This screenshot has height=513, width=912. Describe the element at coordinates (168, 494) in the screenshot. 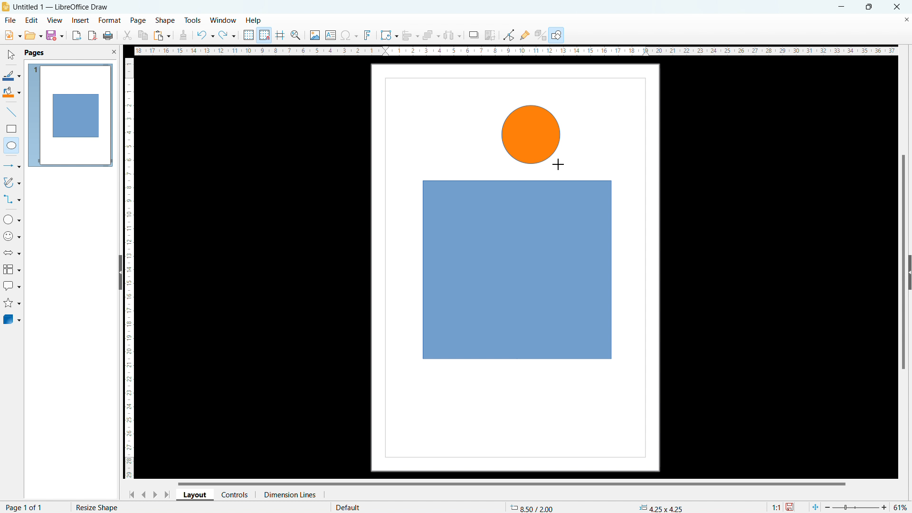

I see `go to last page` at that location.